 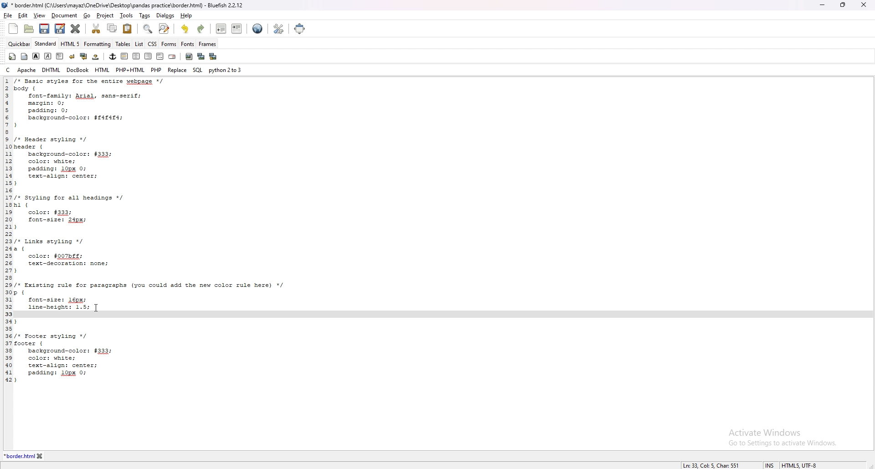 I want to click on php, so click(x=156, y=70).